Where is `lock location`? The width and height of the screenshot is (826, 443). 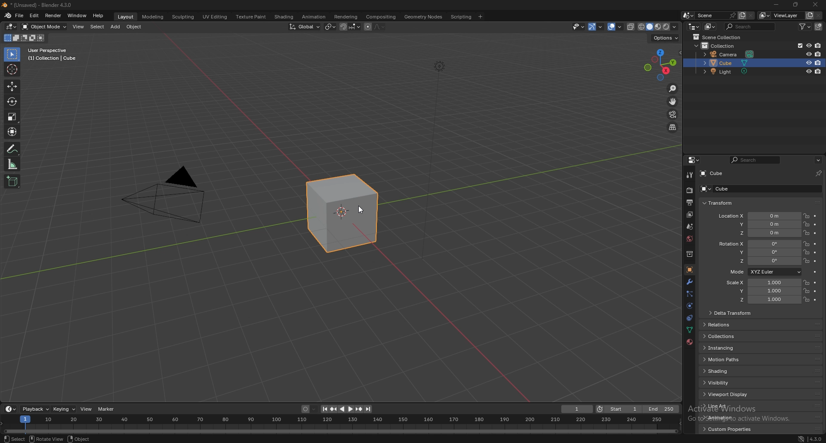
lock location is located at coordinates (806, 216).